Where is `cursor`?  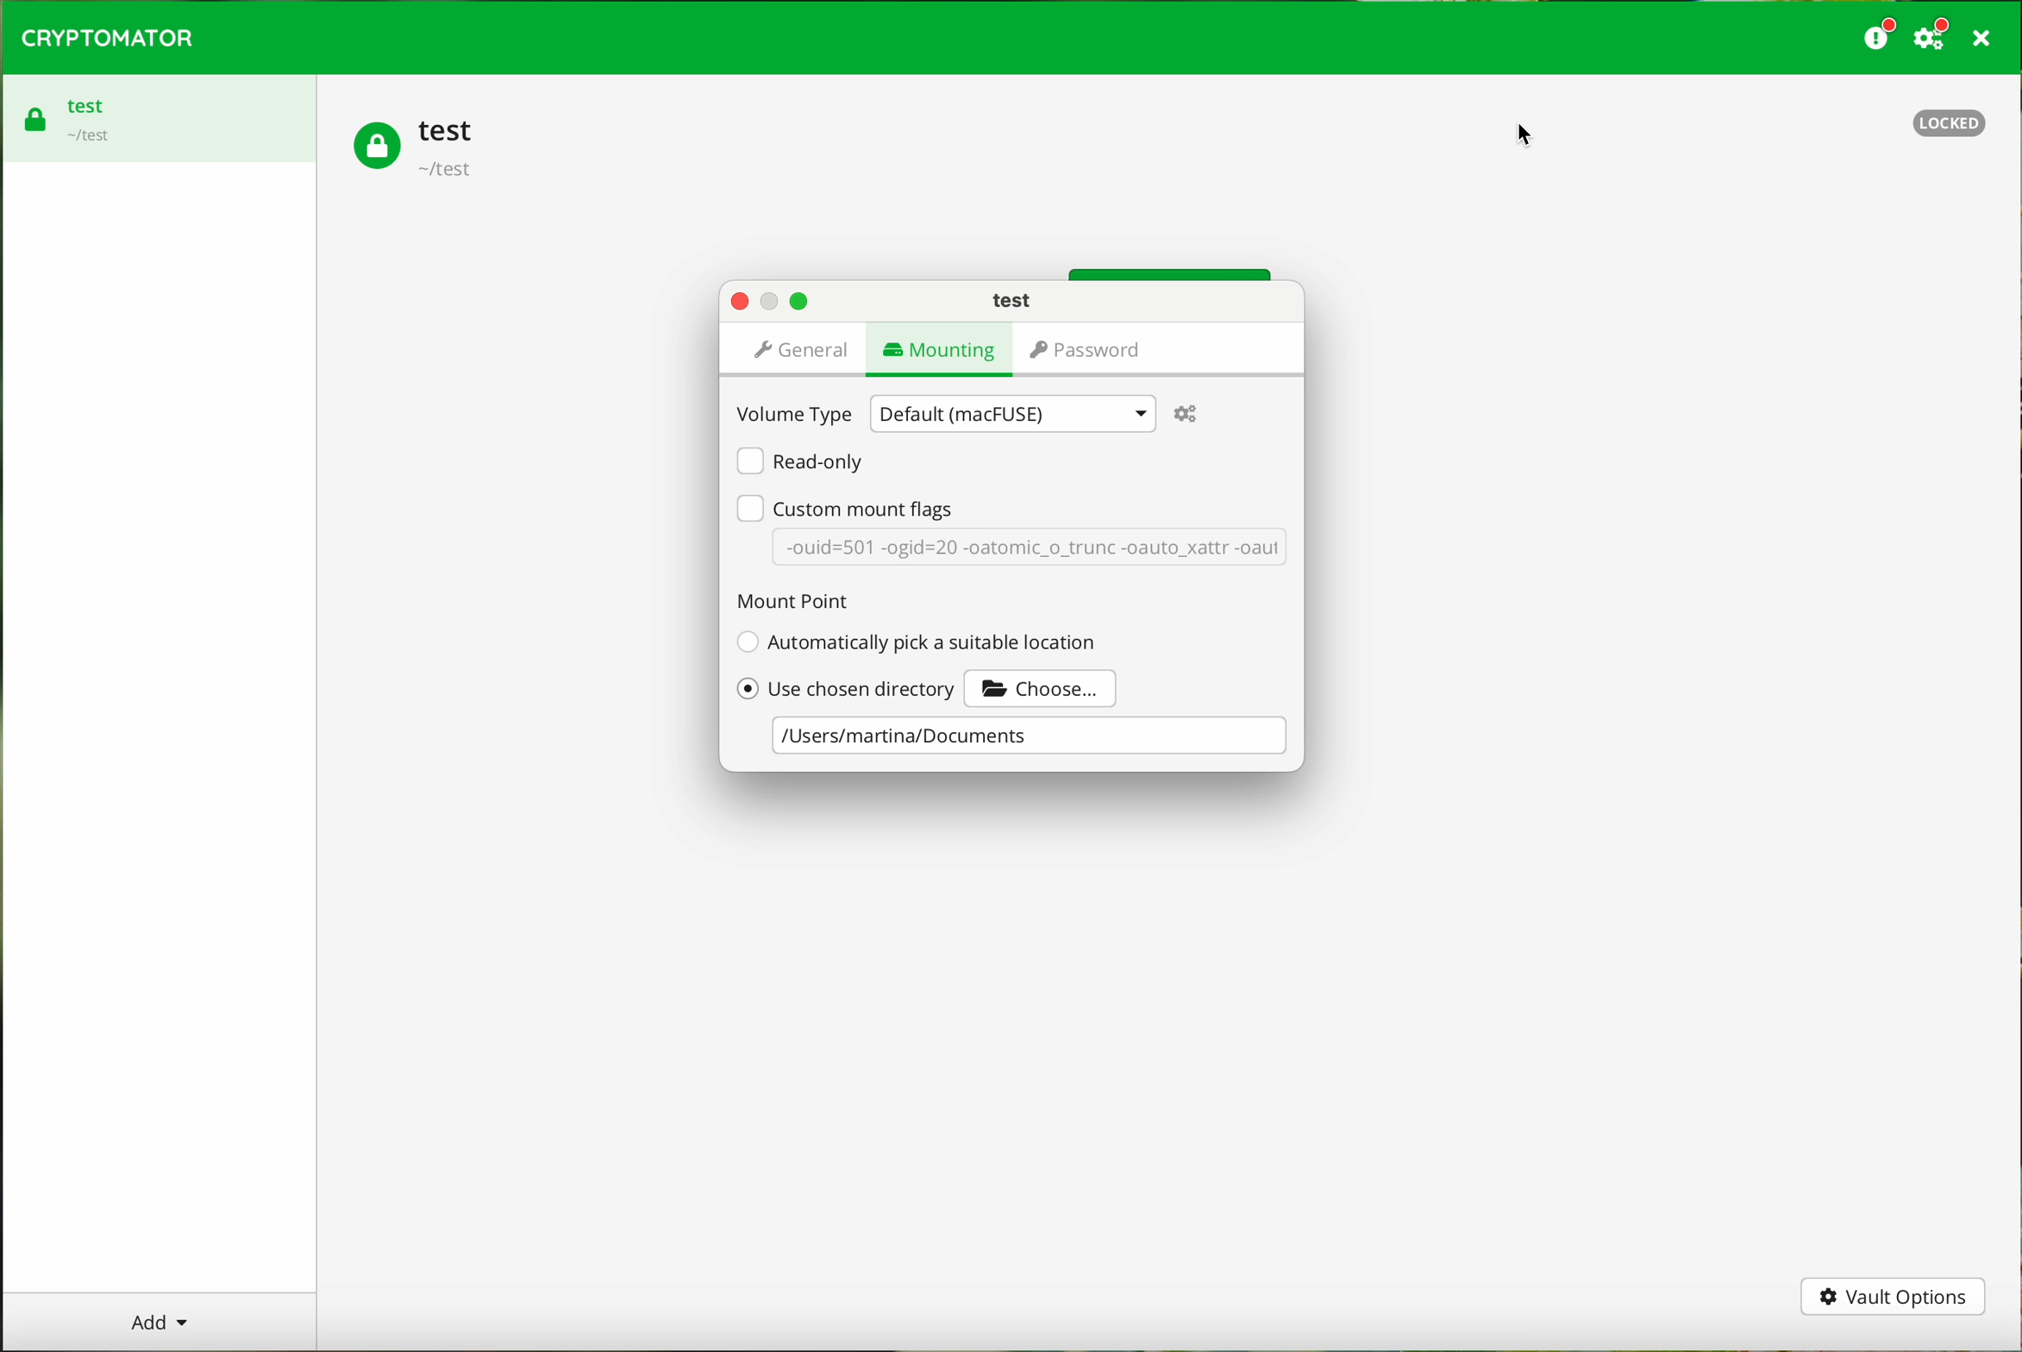
cursor is located at coordinates (1521, 132).